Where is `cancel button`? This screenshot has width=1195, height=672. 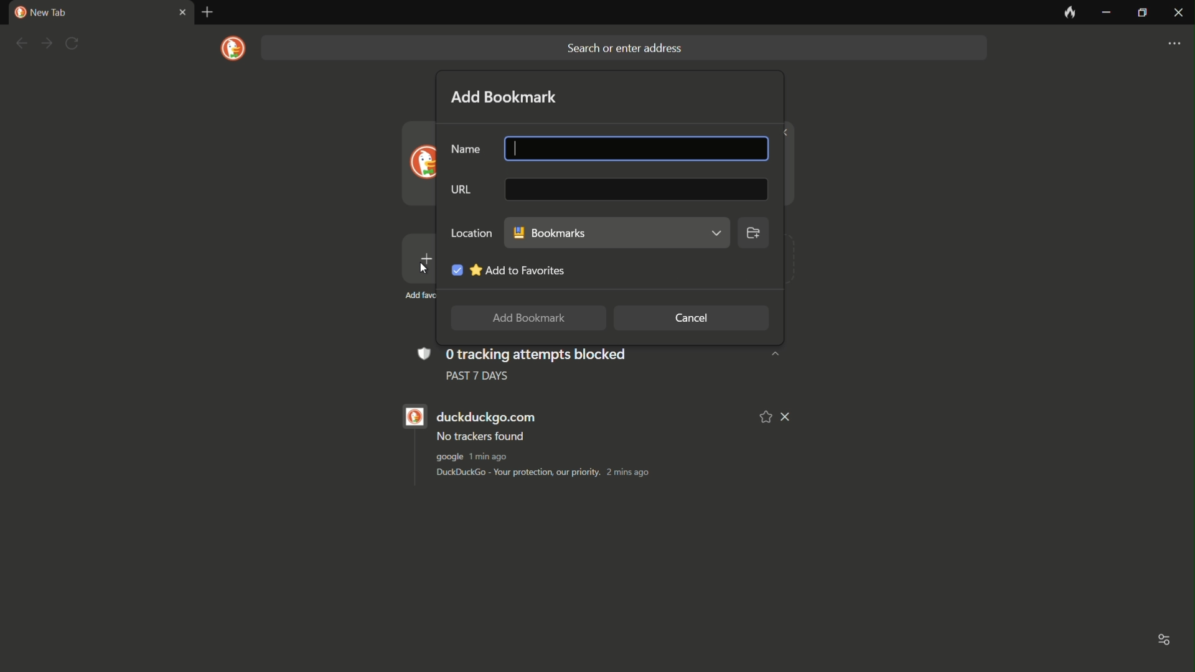
cancel button is located at coordinates (691, 319).